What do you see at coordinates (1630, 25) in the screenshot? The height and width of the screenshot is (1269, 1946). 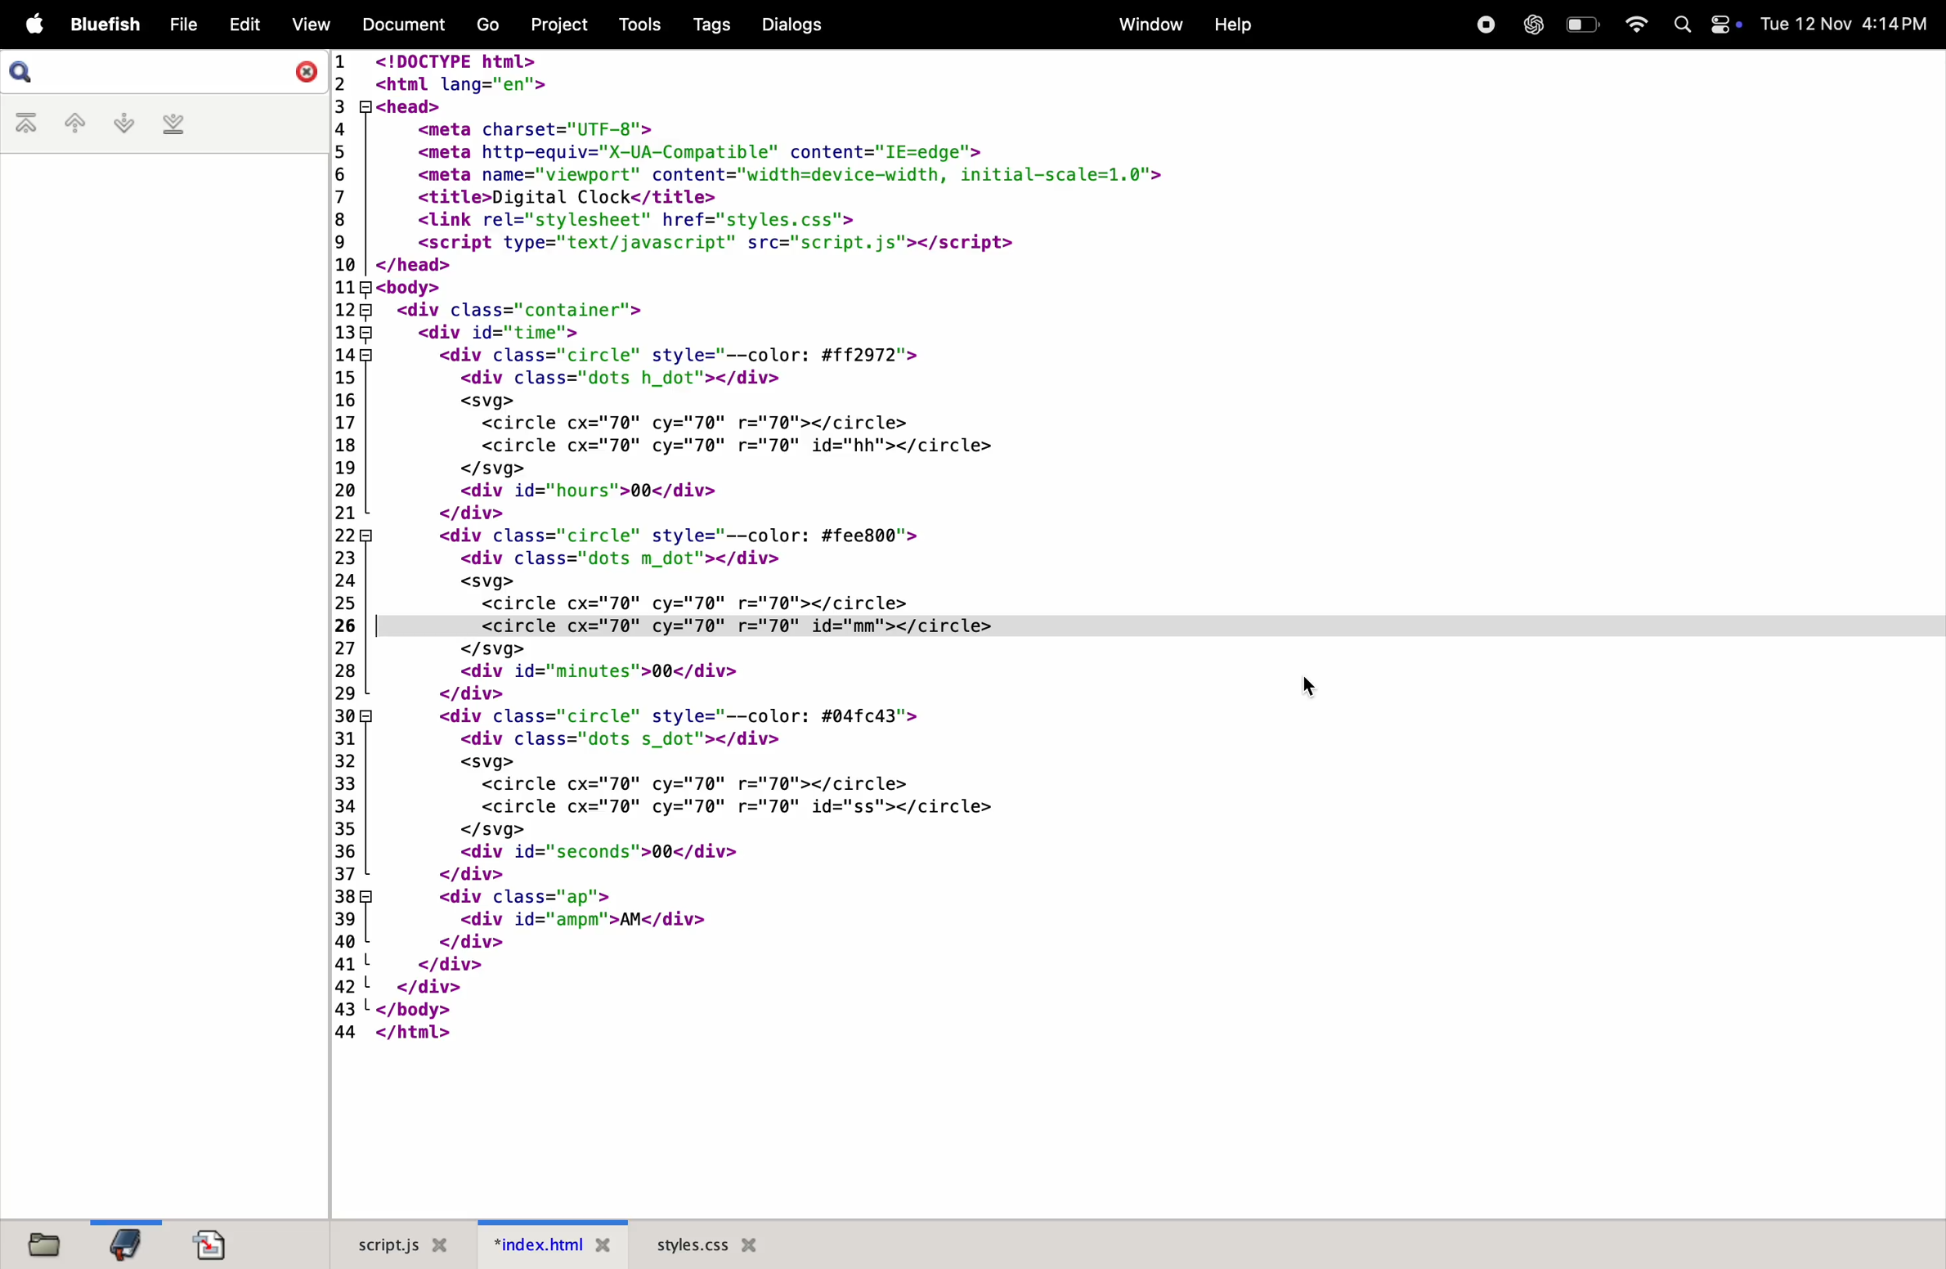 I see `wifi` at bounding box center [1630, 25].